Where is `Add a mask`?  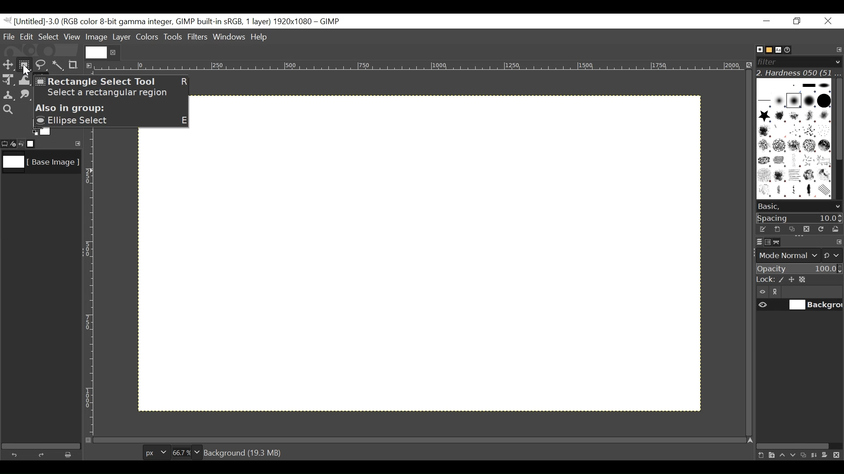 Add a mask is located at coordinates (827, 456).